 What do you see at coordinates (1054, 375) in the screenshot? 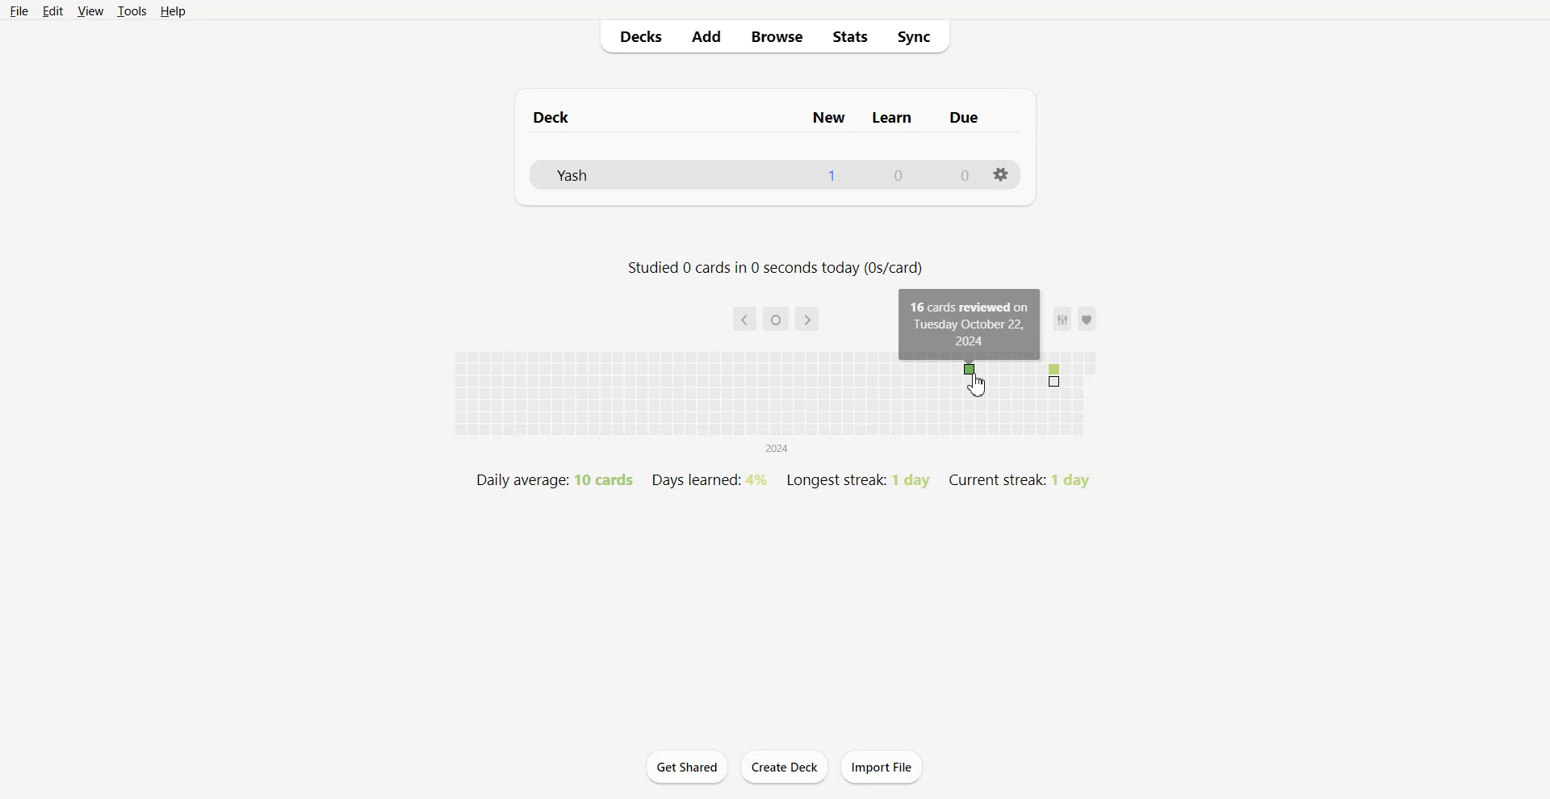
I see `number of cards reviewed` at bounding box center [1054, 375].